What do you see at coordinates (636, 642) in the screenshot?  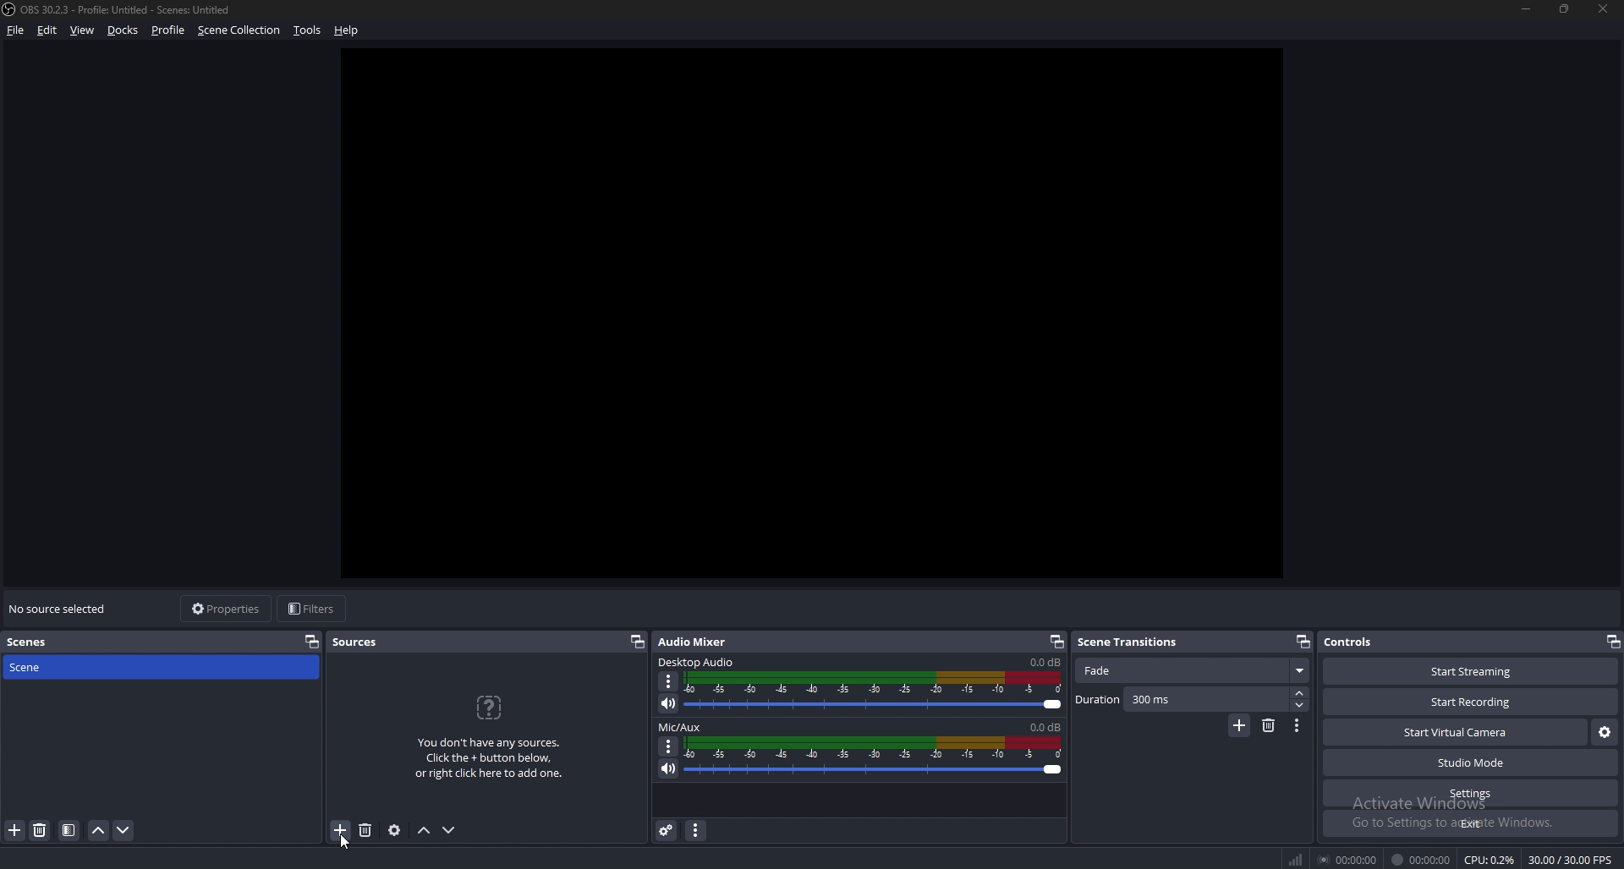 I see `Pop out` at bounding box center [636, 642].